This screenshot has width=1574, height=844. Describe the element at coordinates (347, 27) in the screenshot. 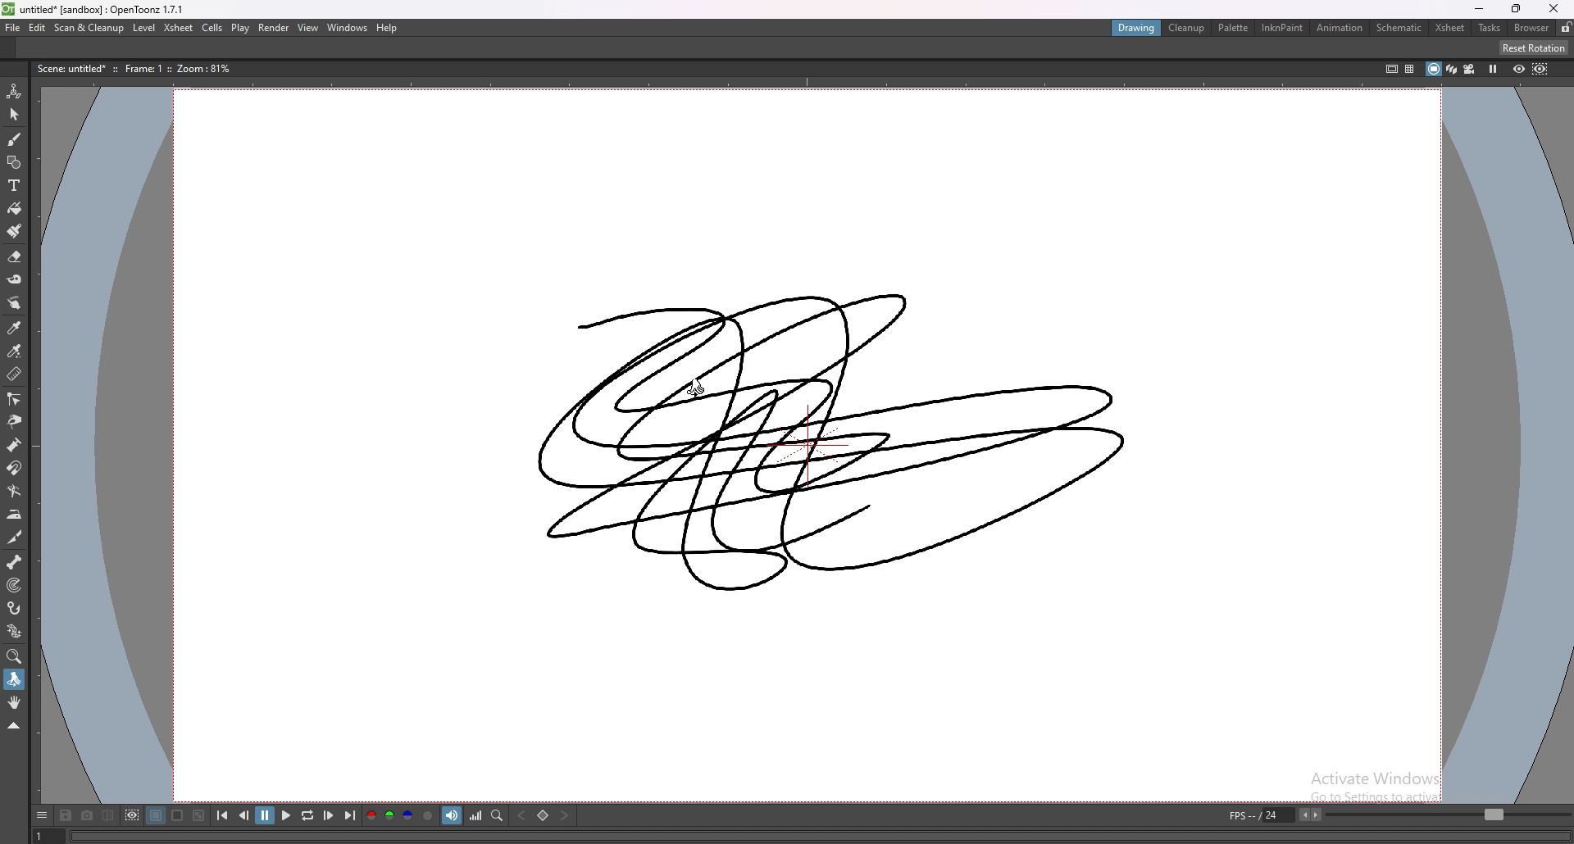

I see `windows` at that location.